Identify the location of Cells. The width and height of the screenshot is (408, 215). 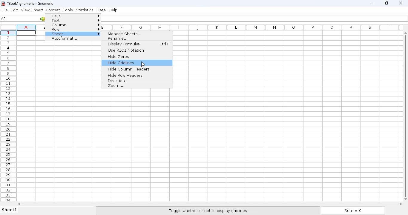
(207, 145).